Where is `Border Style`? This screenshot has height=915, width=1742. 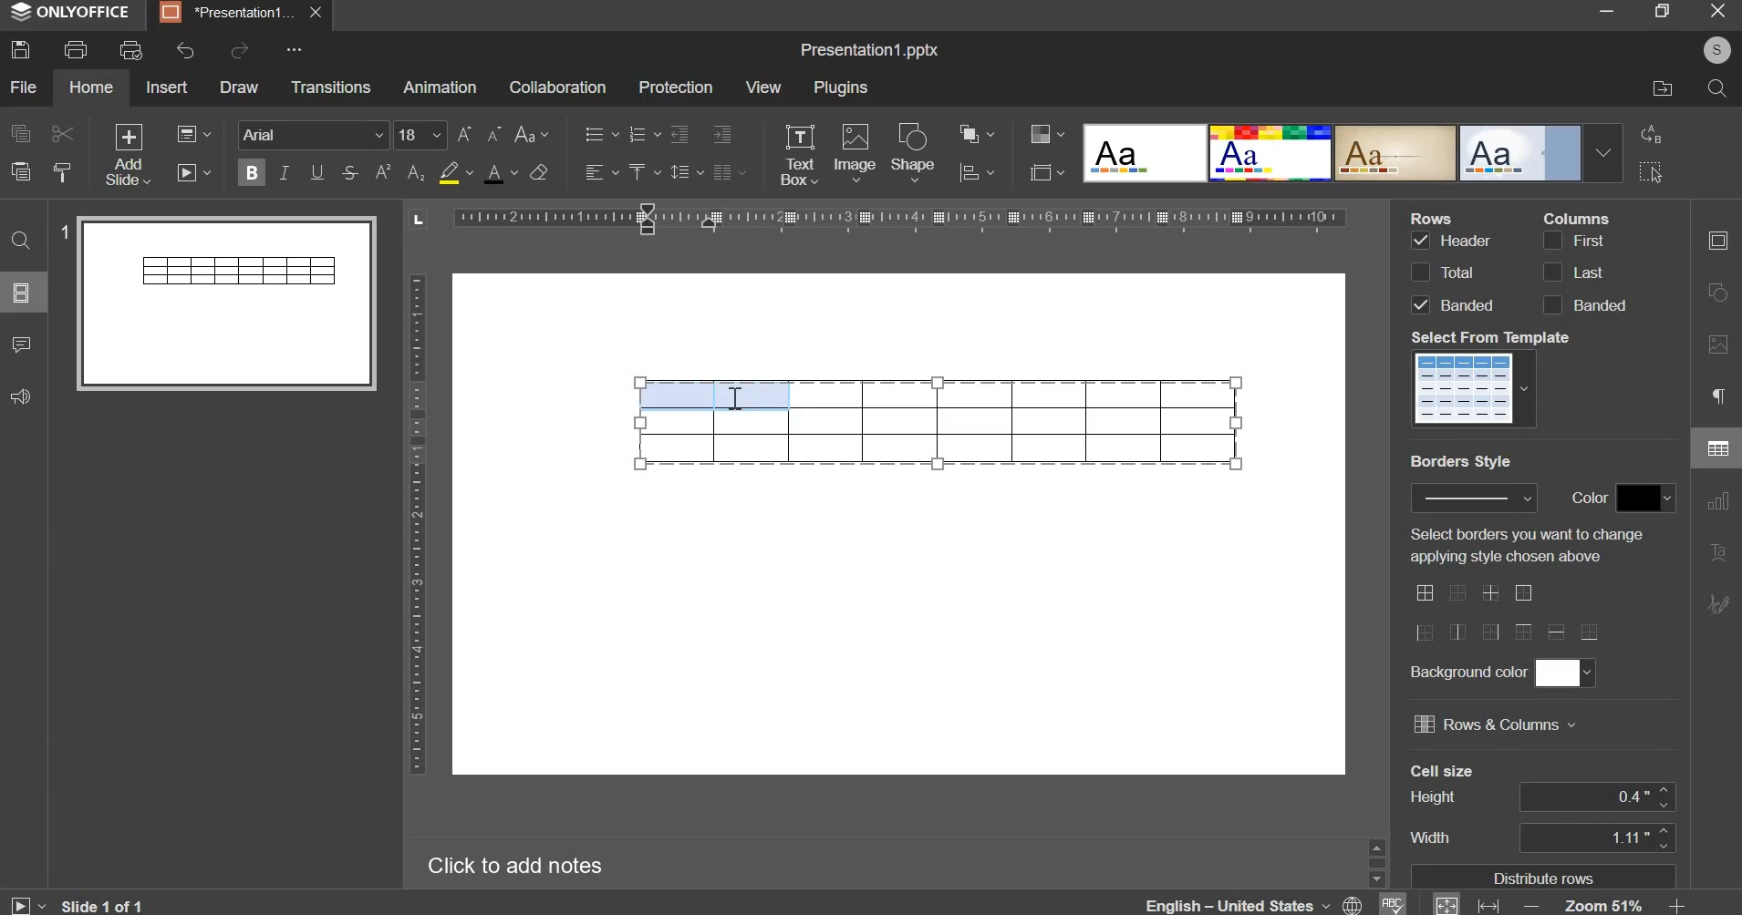
Border Style is located at coordinates (1461, 462).